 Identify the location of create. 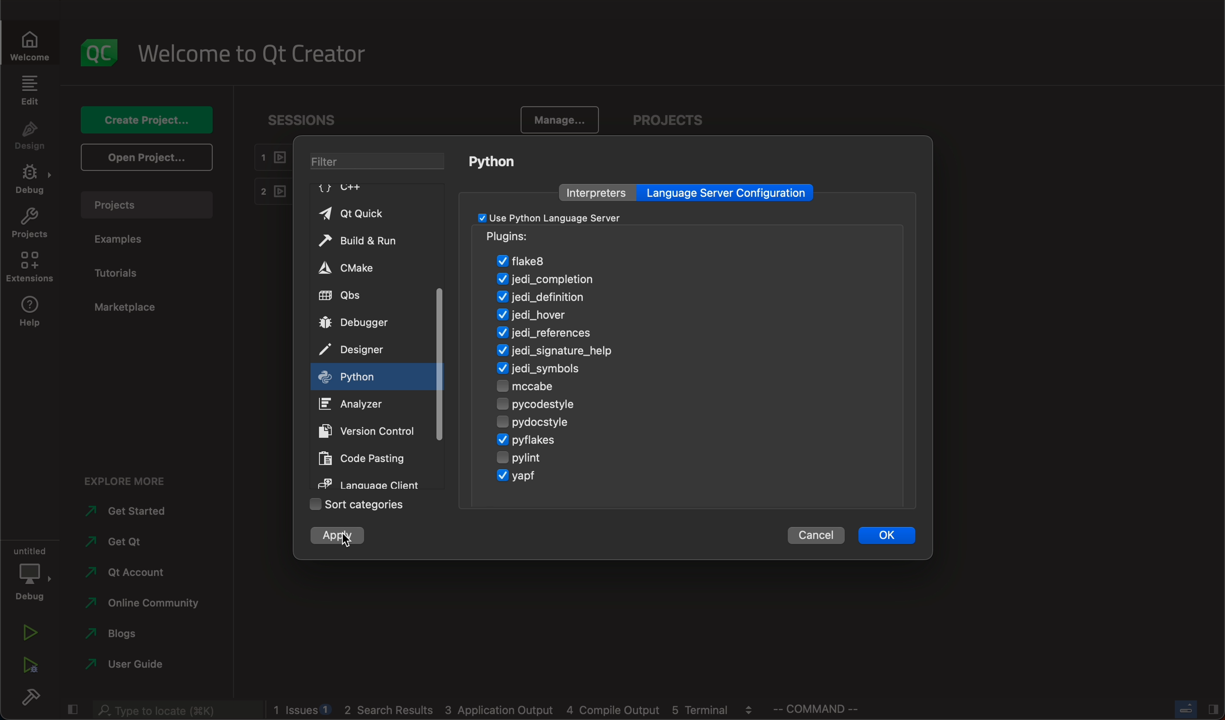
(144, 119).